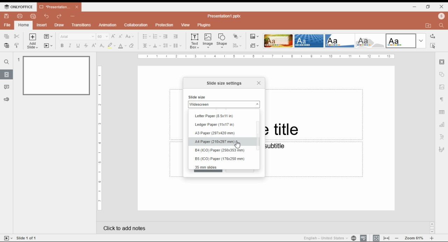 This screenshot has height=242, width=448. I want to click on increase indent, so click(175, 36).